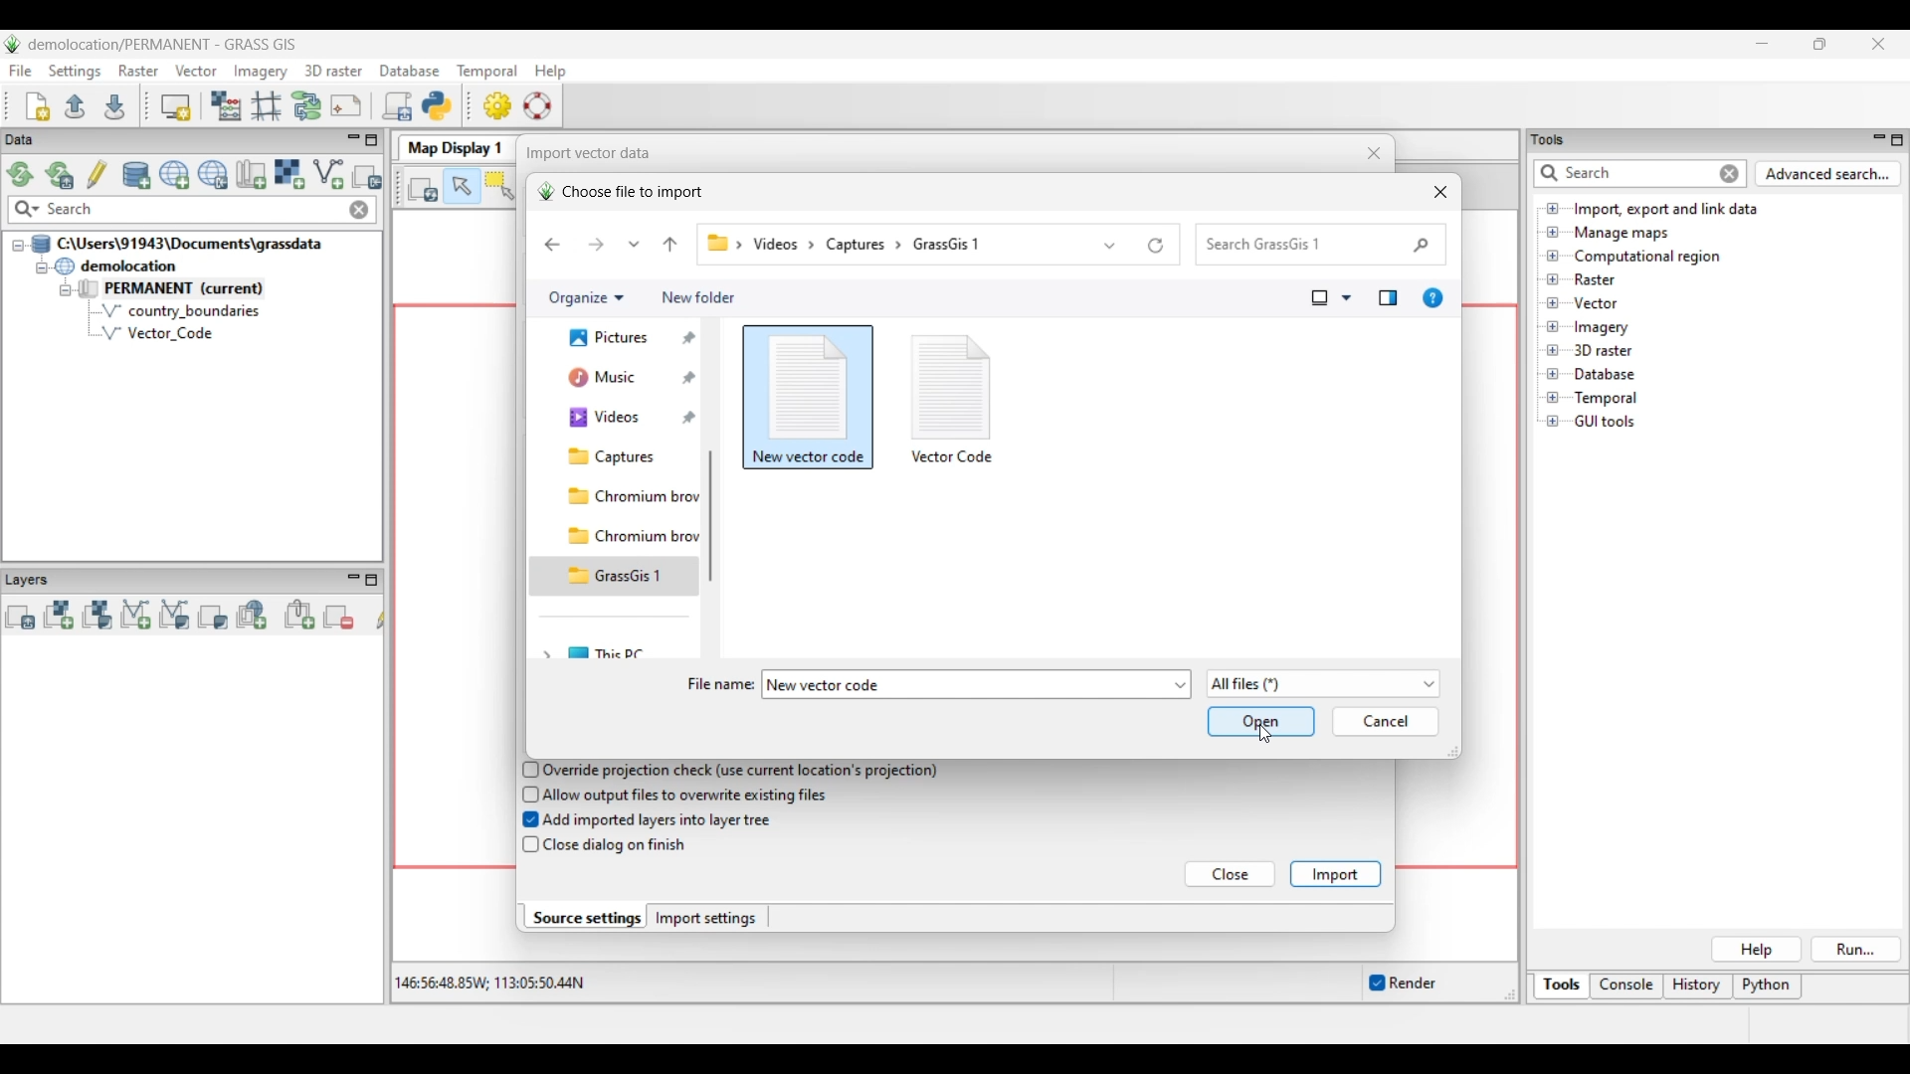 This screenshot has height=1074, width=1910. What do you see at coordinates (1553, 232) in the screenshot?
I see `Click to open Manage maps` at bounding box center [1553, 232].